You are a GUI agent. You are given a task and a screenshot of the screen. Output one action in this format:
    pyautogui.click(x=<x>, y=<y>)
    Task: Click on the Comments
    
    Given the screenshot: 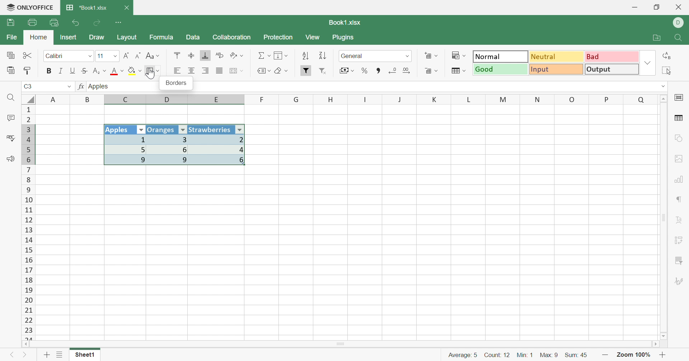 What is the action you would take?
    pyautogui.click(x=9, y=119)
    